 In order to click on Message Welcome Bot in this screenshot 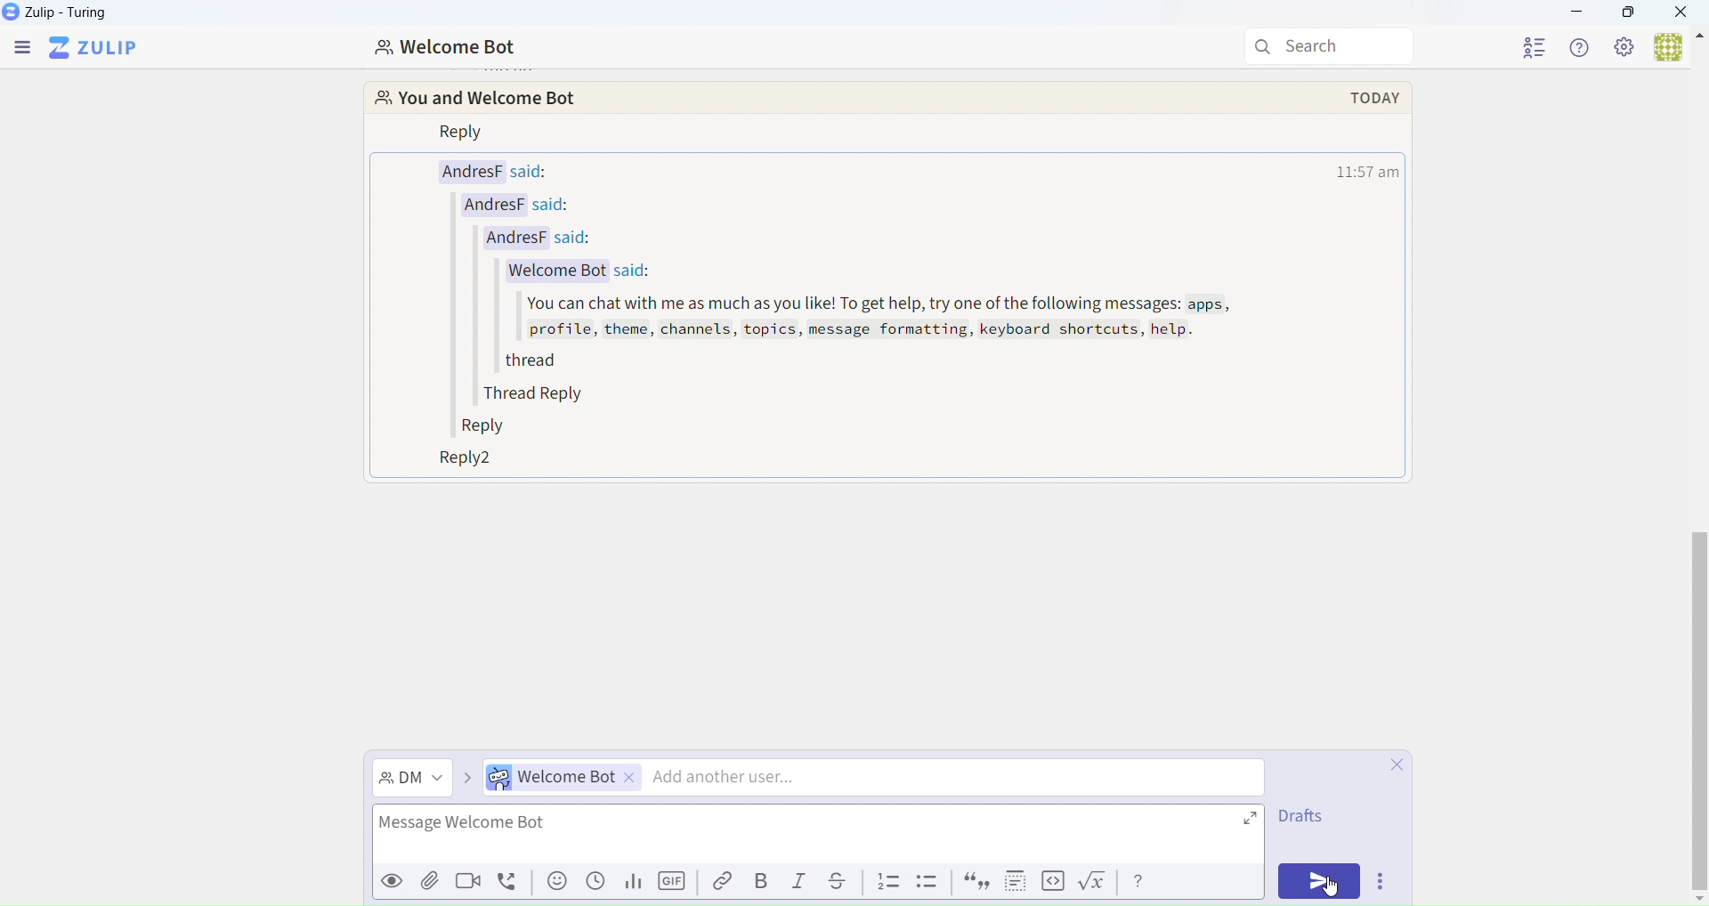, I will do `click(806, 833)`.